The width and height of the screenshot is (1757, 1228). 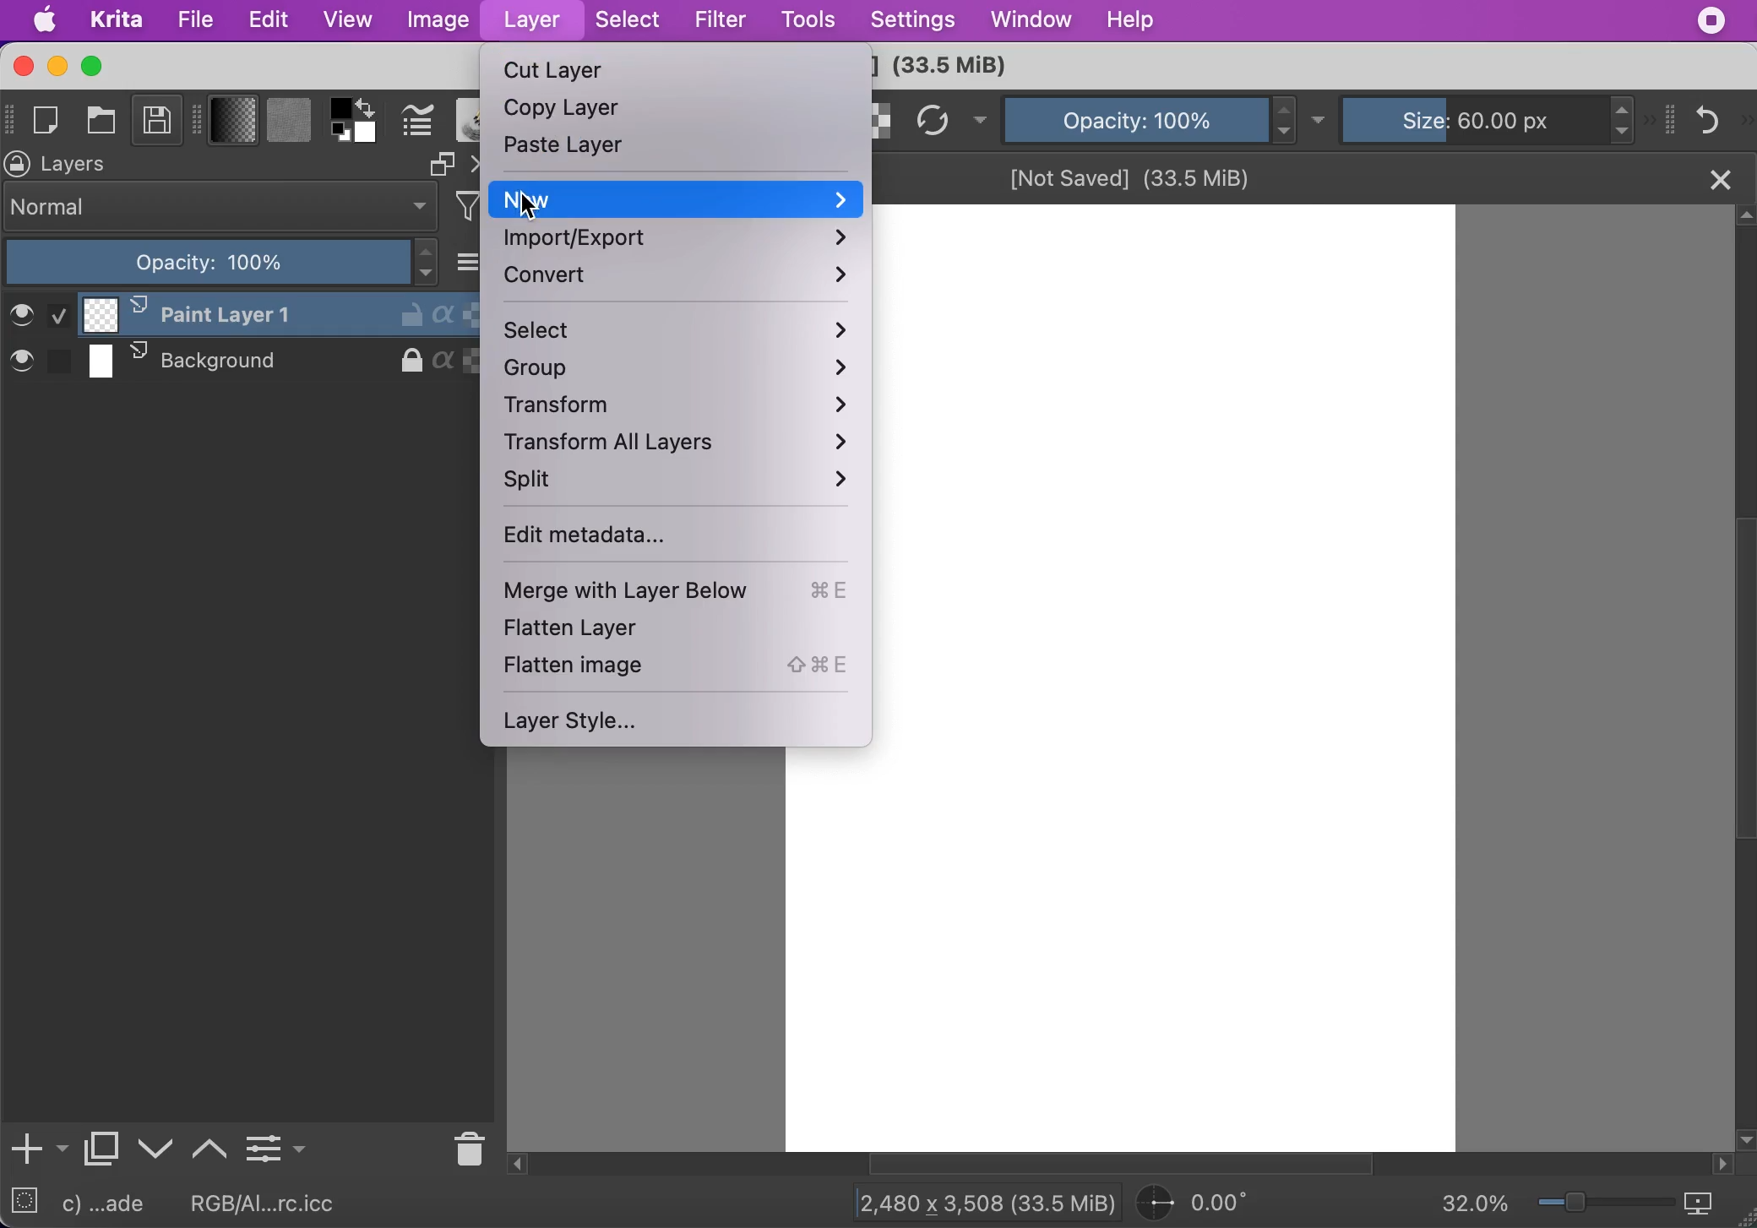 What do you see at coordinates (1203, 1204) in the screenshot?
I see `rotation` at bounding box center [1203, 1204].